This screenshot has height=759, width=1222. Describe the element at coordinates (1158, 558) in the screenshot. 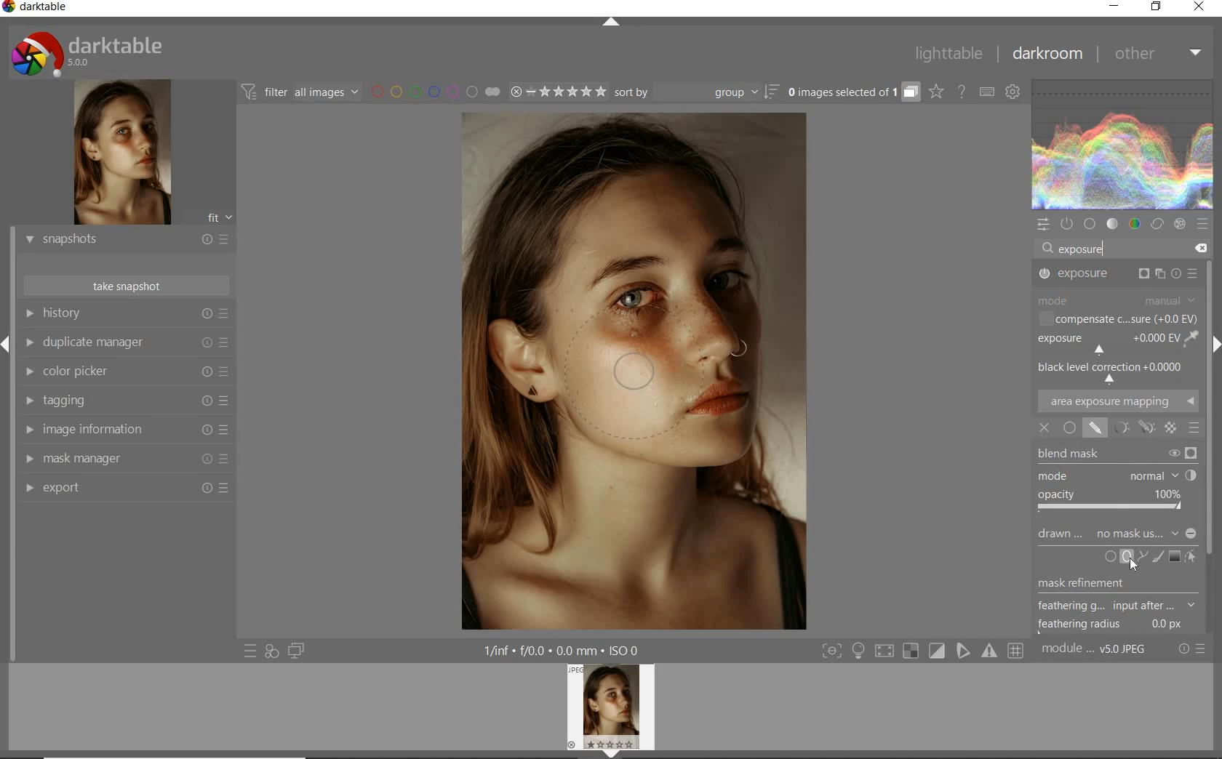

I see `ADD BRUSH` at that location.